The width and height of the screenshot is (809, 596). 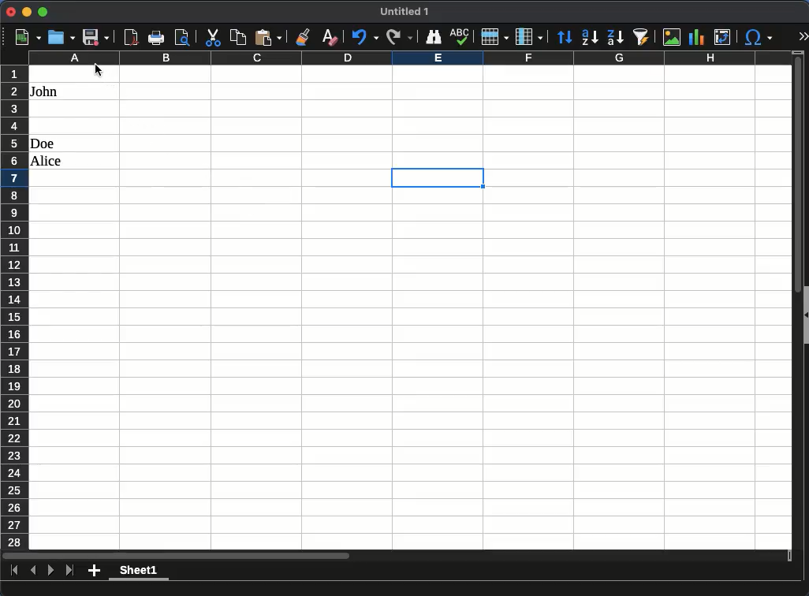 I want to click on image, so click(x=672, y=36).